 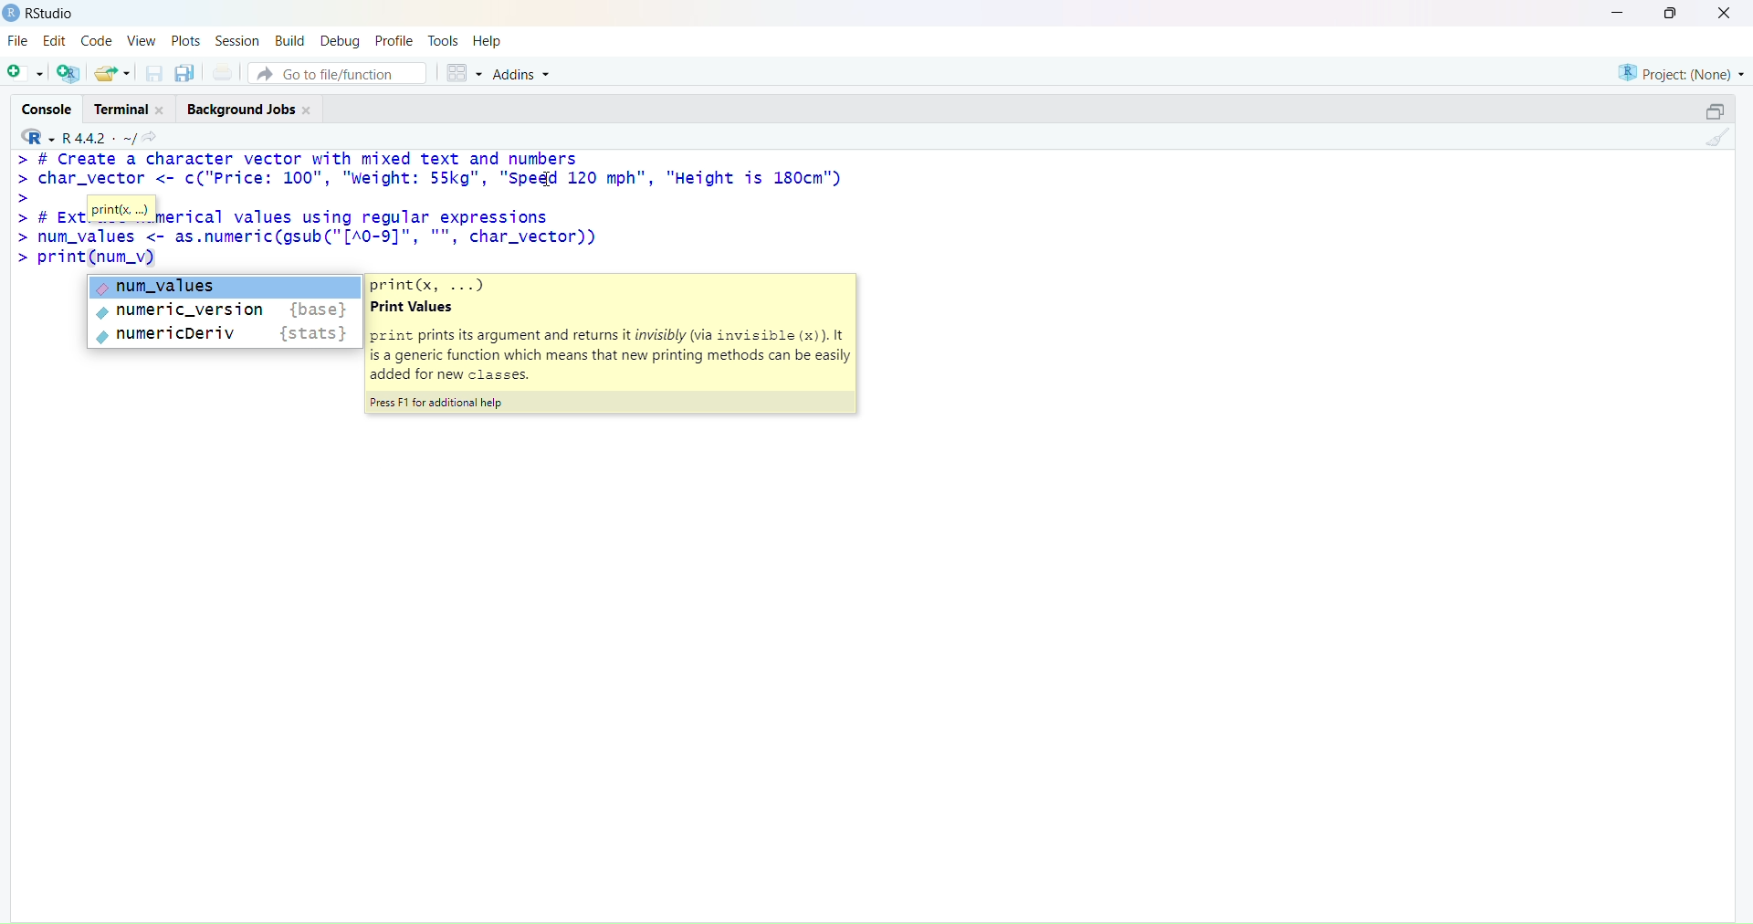 I want to click on grid view, so click(x=465, y=73).